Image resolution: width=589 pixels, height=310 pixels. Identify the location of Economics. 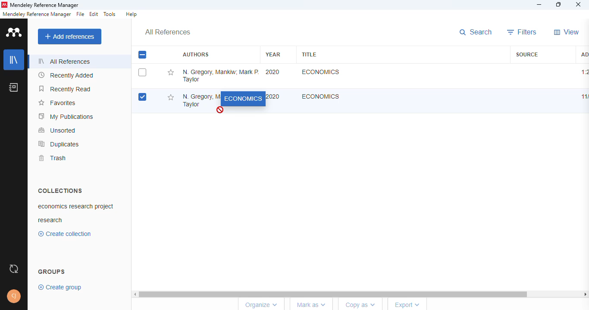
(321, 96).